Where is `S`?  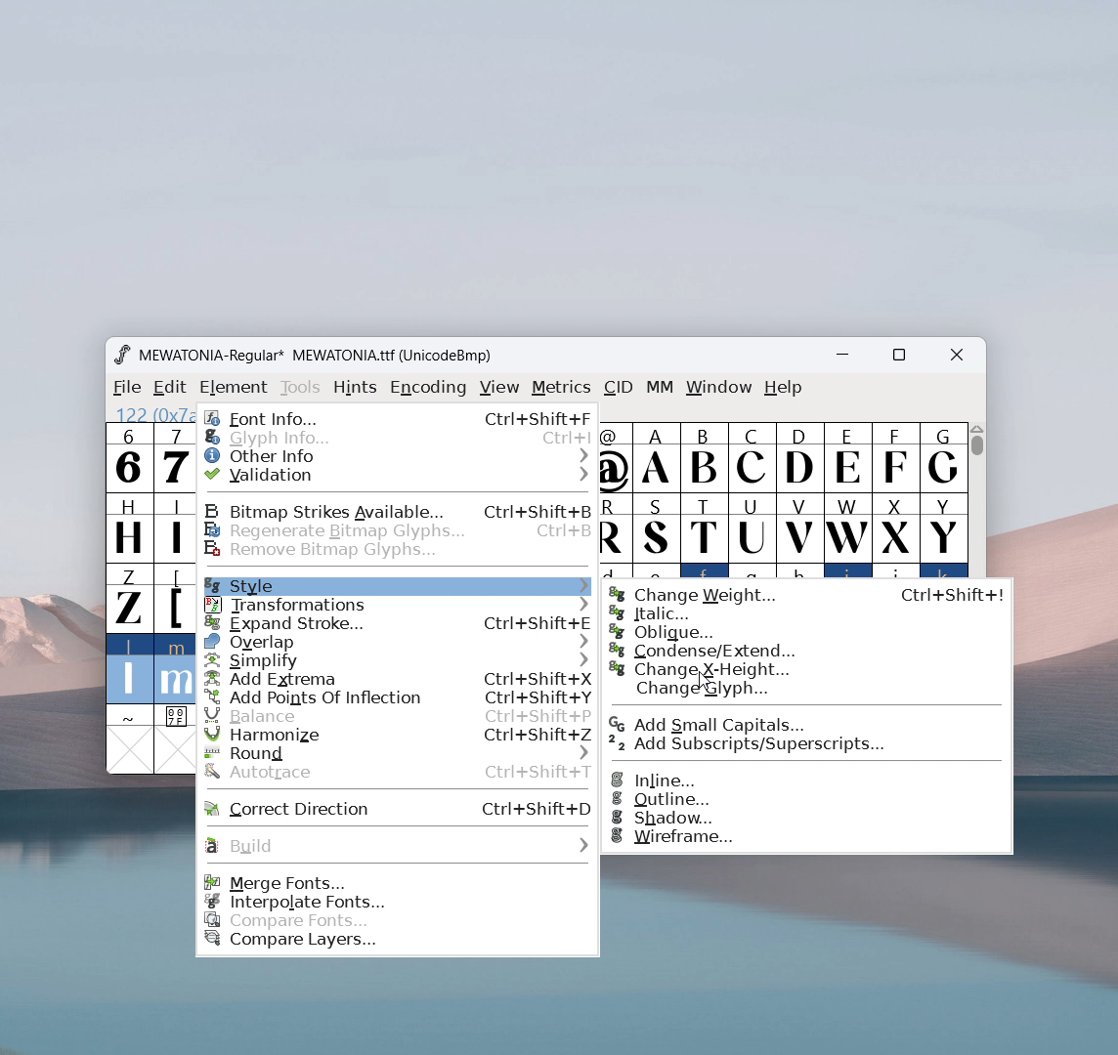
S is located at coordinates (657, 529).